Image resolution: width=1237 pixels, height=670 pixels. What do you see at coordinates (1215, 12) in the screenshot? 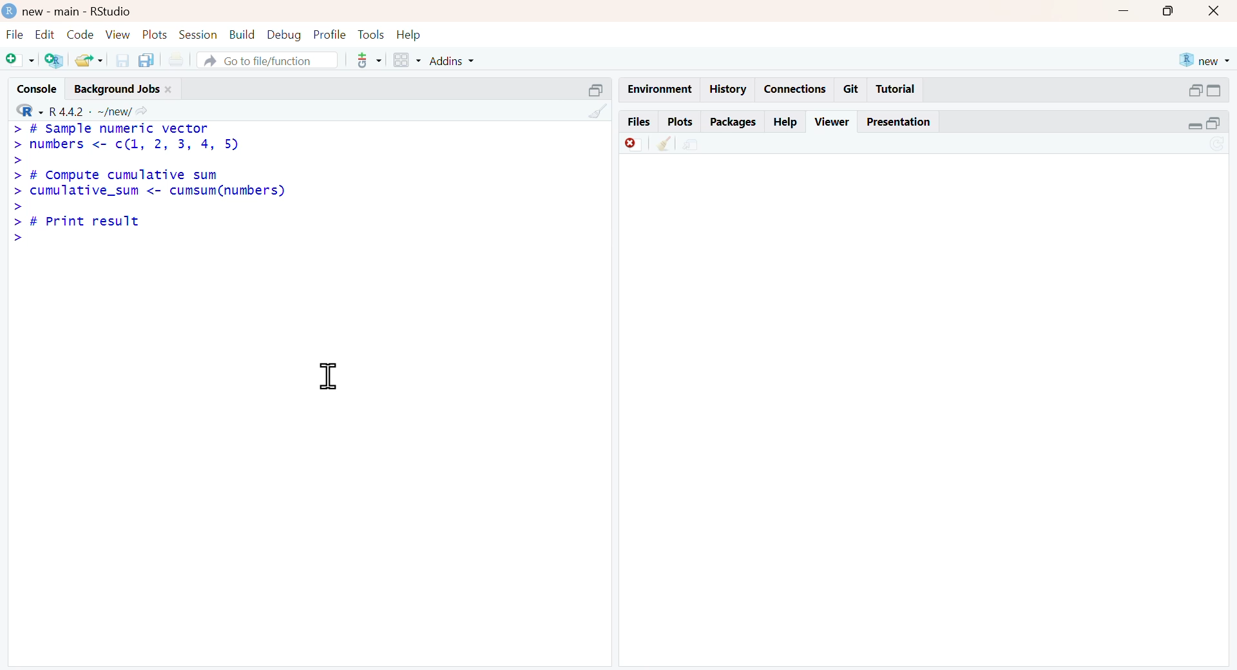
I see `close` at bounding box center [1215, 12].